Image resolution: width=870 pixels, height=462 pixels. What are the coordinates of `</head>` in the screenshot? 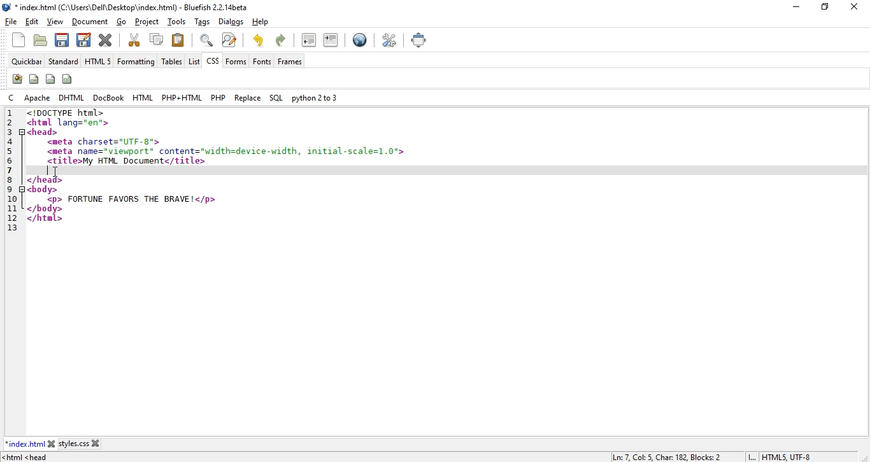 It's located at (45, 179).